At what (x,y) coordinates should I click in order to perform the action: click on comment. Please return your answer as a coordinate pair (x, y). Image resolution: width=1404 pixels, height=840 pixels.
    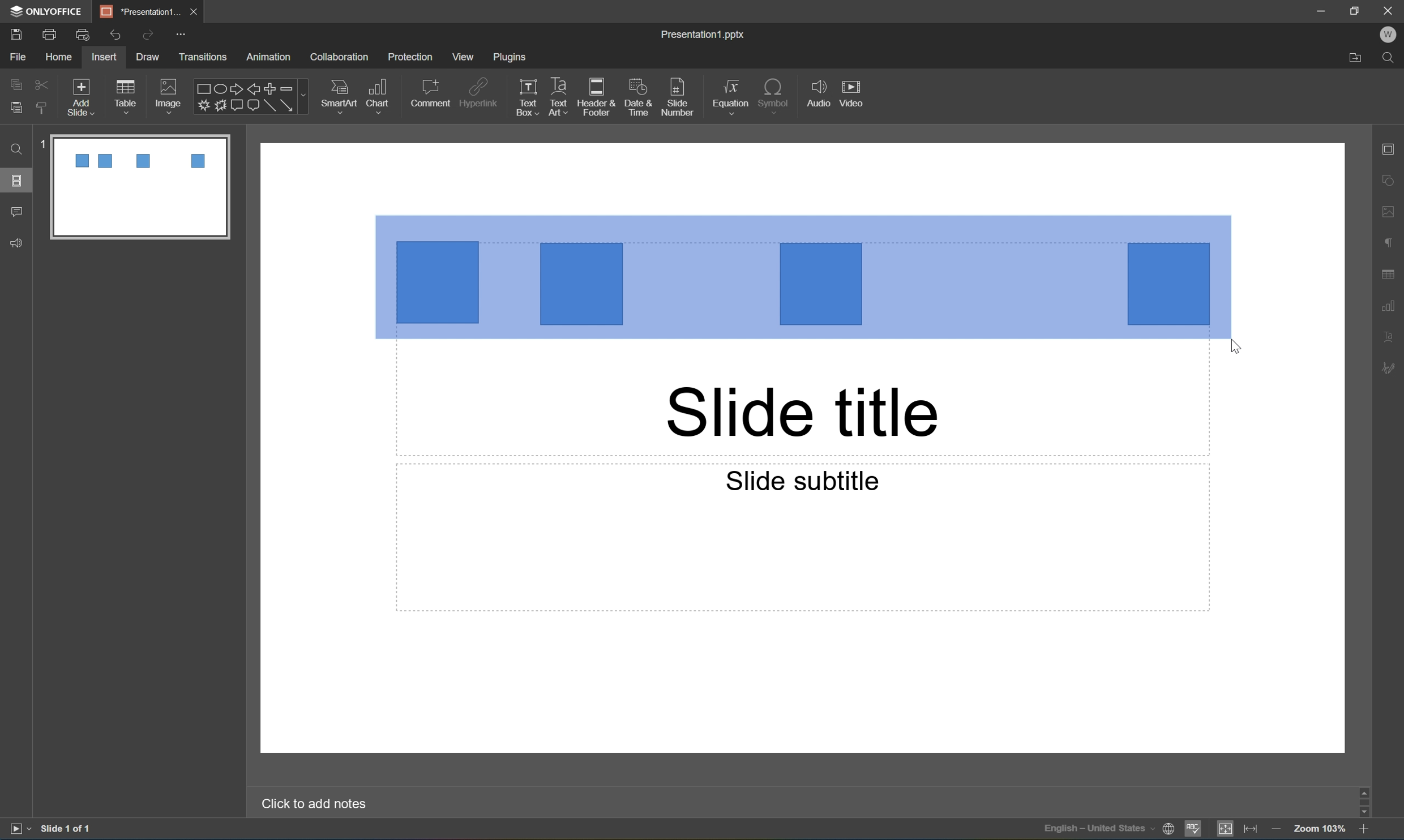
    Looking at the image, I should click on (430, 93).